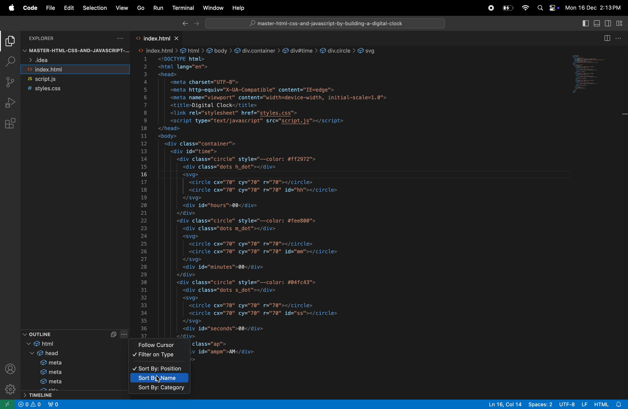 This screenshot has height=409, width=628. Describe the element at coordinates (621, 38) in the screenshot. I see `options` at that location.